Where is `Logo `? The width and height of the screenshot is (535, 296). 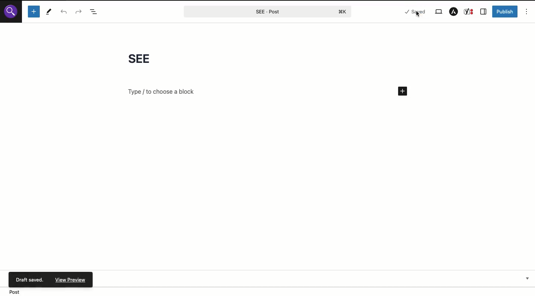
Logo  is located at coordinates (12, 12).